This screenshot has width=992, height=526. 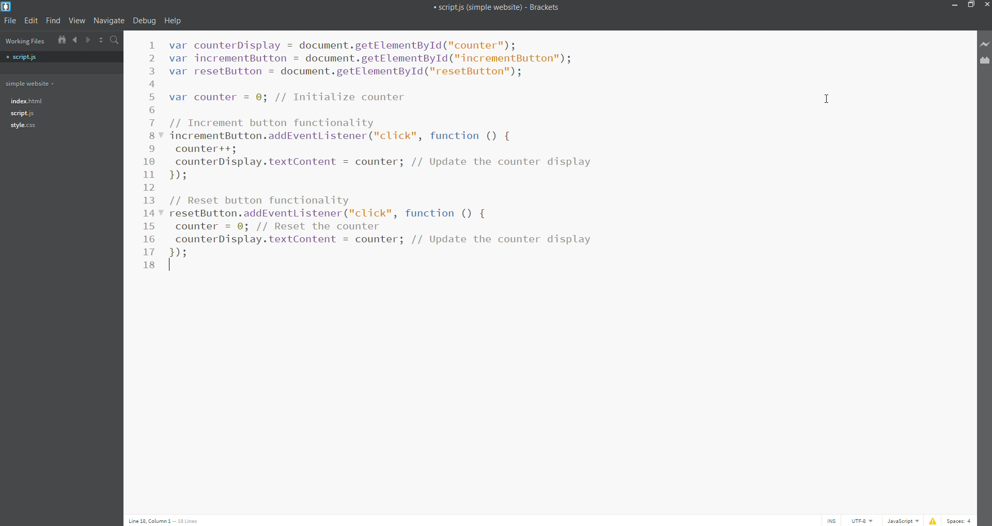 I want to click on cursor, so click(x=827, y=97).